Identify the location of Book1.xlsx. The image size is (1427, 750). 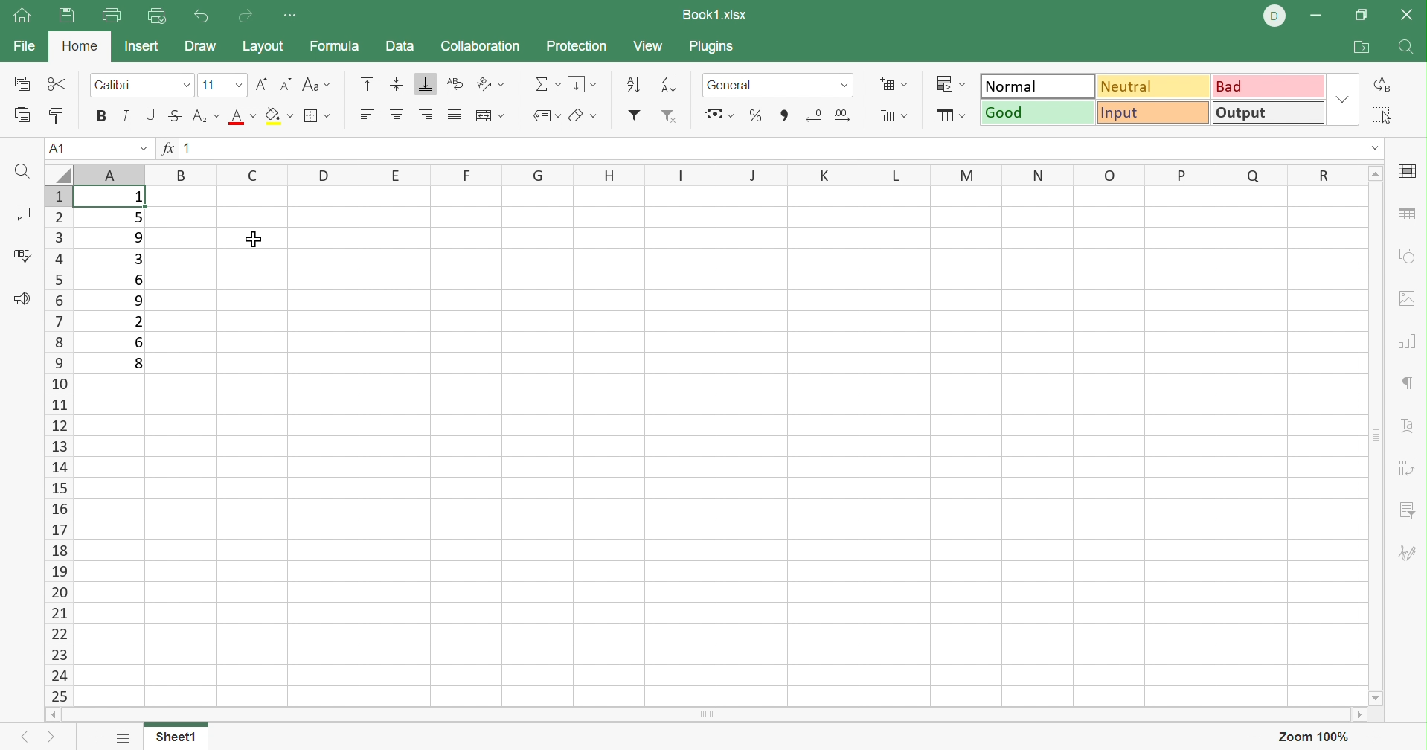
(716, 16).